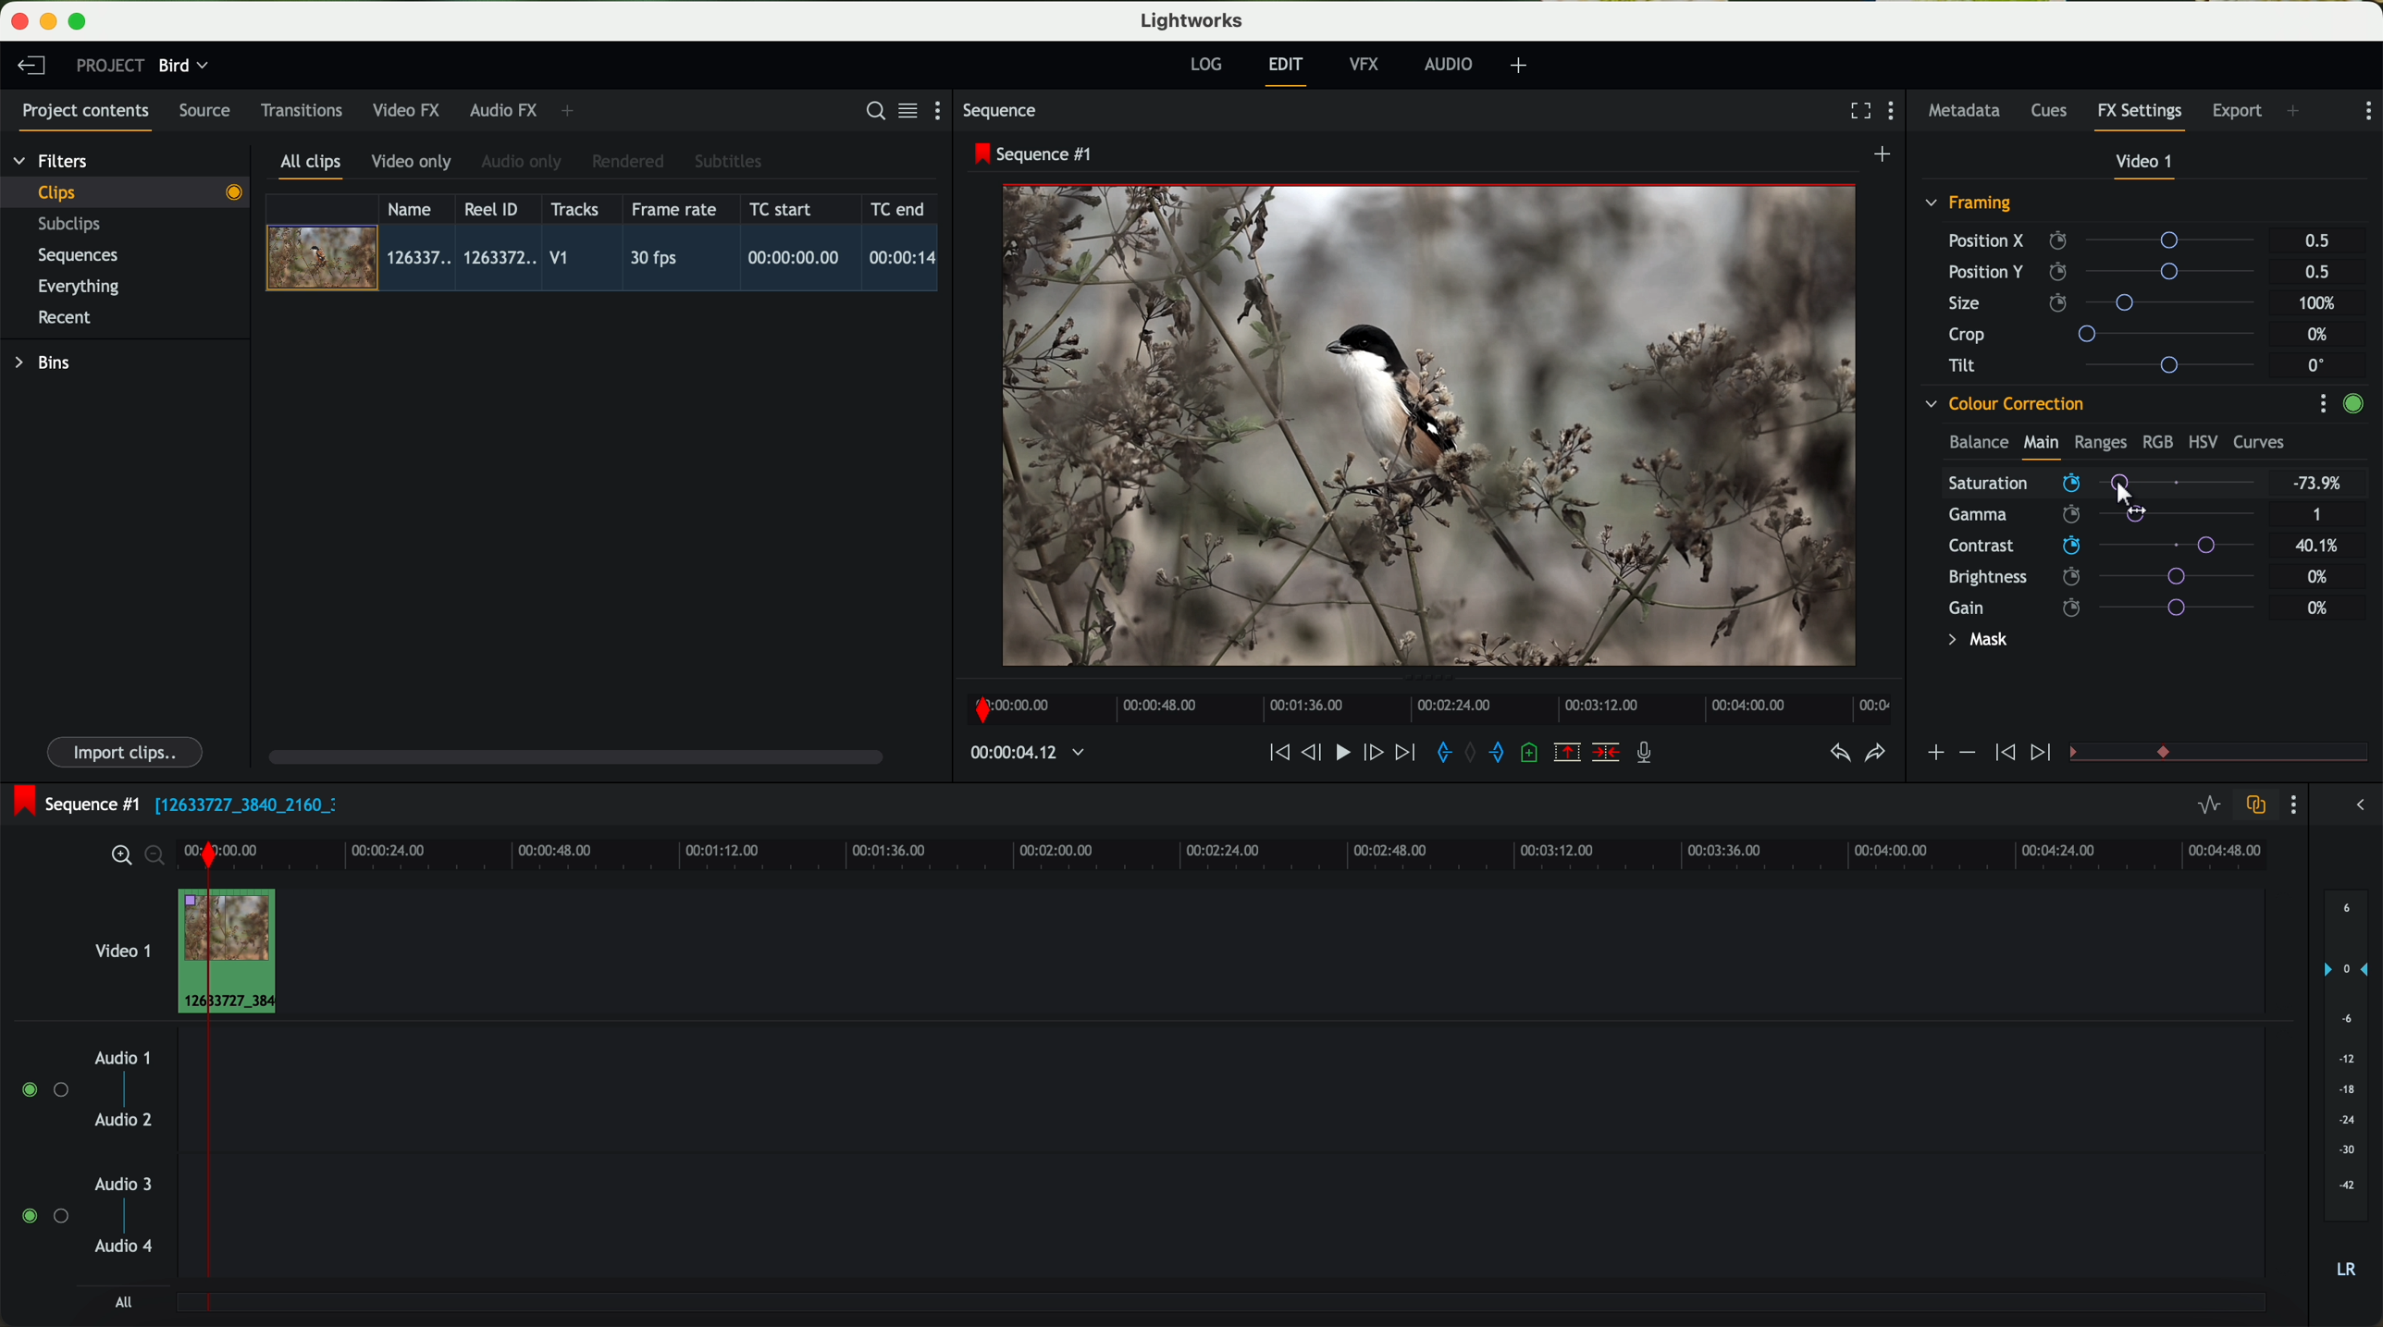  Describe the element at coordinates (629, 163) in the screenshot. I see `rendered` at that location.